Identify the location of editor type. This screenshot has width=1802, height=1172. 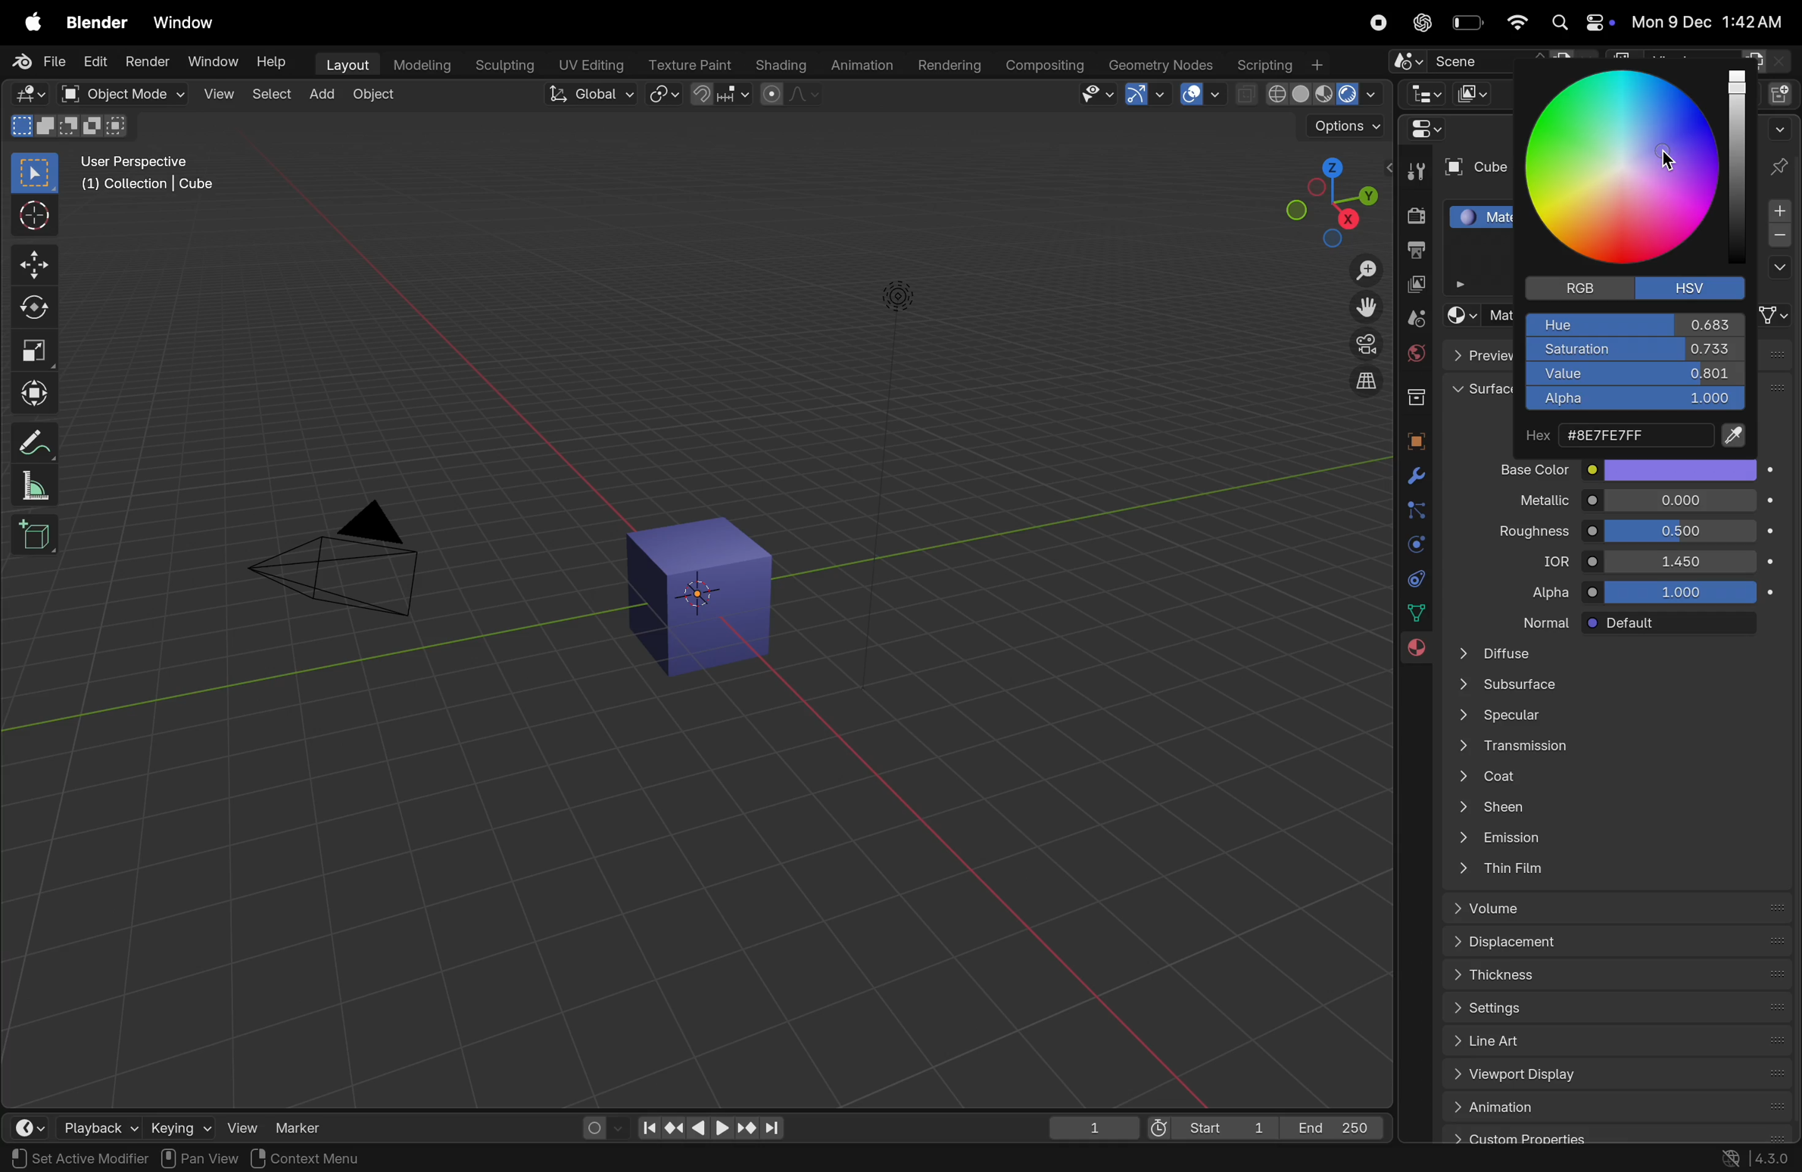
(19, 1124).